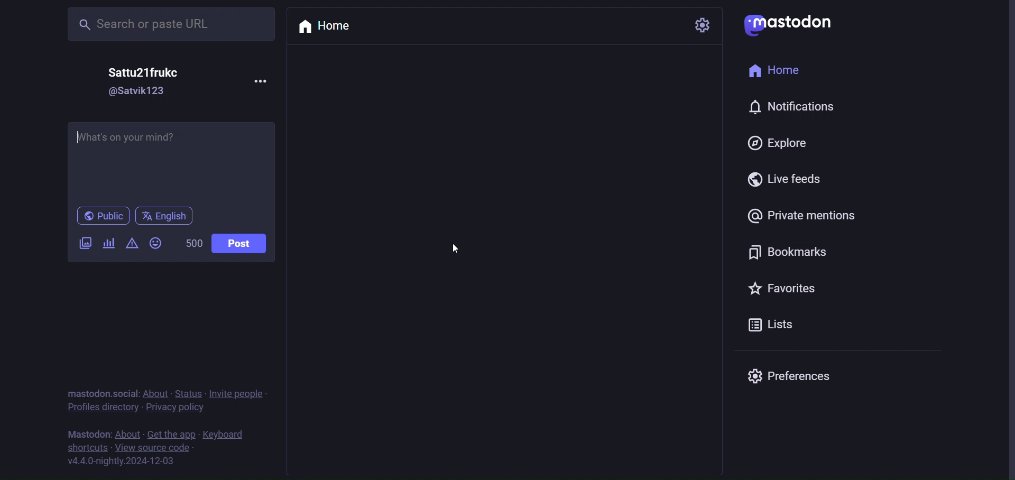 The height and width of the screenshot is (480, 1015). I want to click on poll, so click(106, 244).